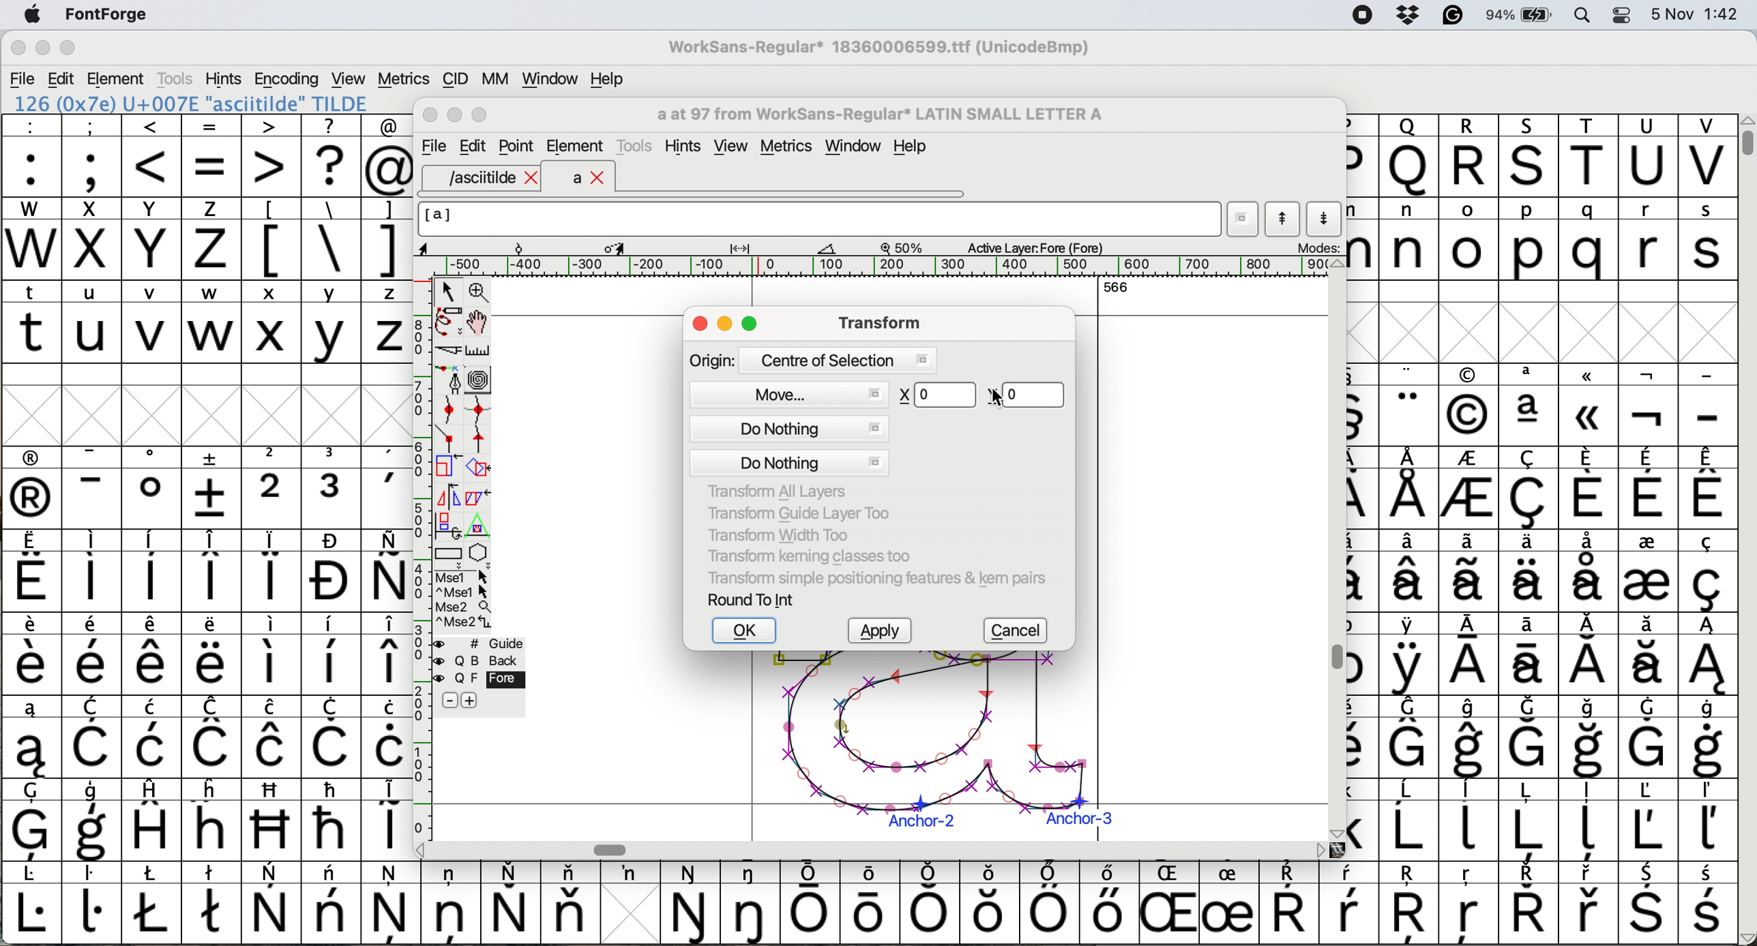 This screenshot has width=1757, height=946. What do you see at coordinates (273, 819) in the screenshot?
I see `` at bounding box center [273, 819].